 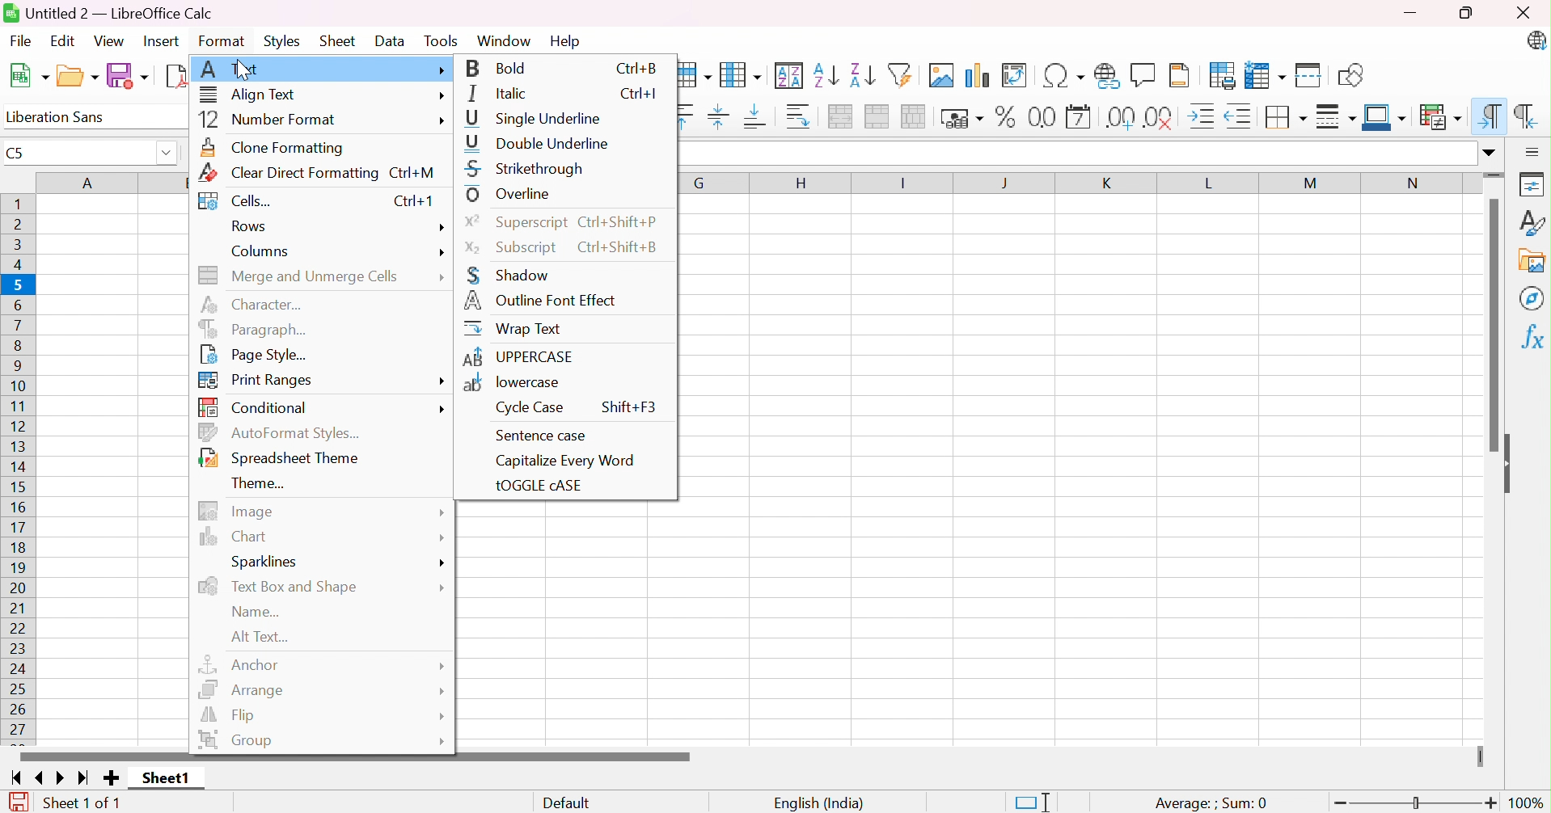 What do you see at coordinates (818, 803) in the screenshot?
I see `English (India)` at bounding box center [818, 803].